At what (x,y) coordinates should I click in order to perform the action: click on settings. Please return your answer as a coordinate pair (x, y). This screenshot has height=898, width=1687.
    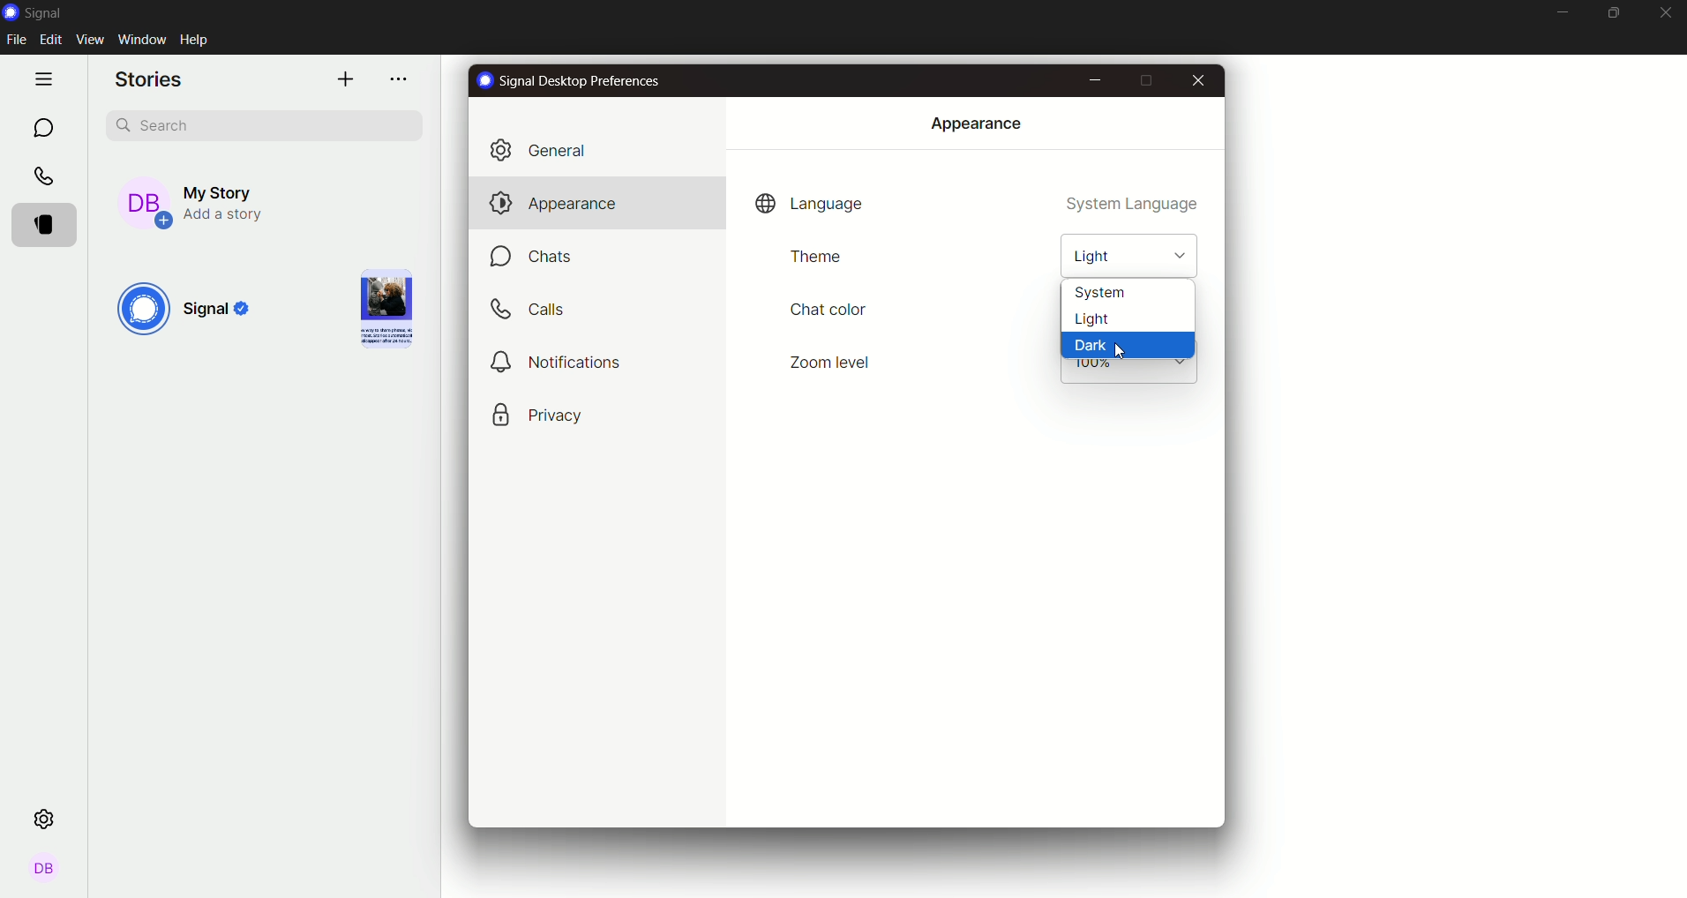
    Looking at the image, I should click on (48, 818).